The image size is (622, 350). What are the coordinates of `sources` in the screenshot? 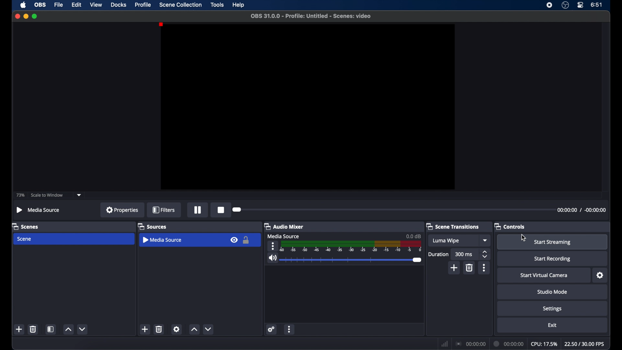 It's located at (152, 227).